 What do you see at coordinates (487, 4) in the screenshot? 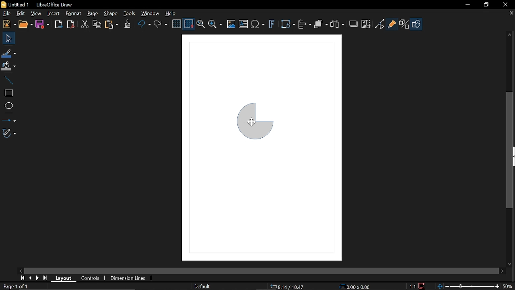
I see `restore down` at bounding box center [487, 4].